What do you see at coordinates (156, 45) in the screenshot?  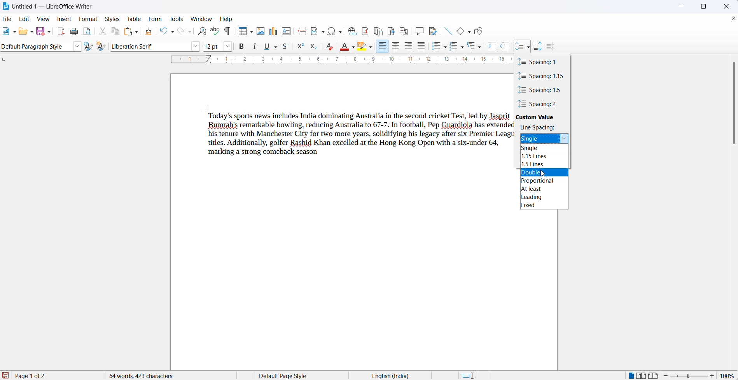 I see `liberation serif` at bounding box center [156, 45].